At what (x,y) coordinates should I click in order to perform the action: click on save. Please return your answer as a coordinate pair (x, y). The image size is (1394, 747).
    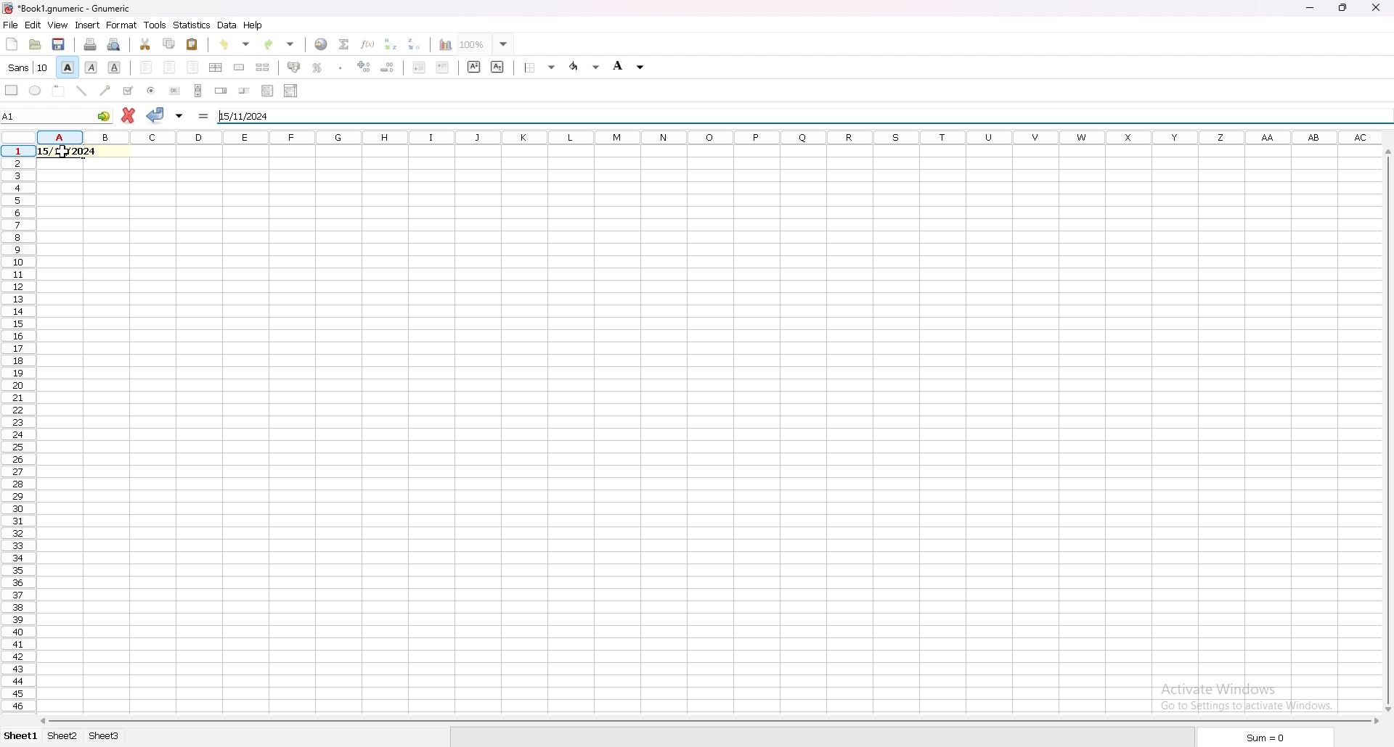
    Looking at the image, I should click on (60, 44).